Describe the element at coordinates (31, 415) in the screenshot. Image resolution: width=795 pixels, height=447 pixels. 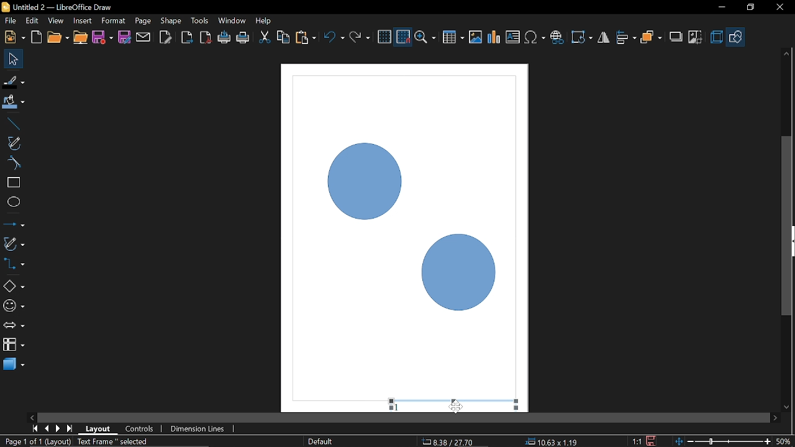
I see `Move left` at that location.